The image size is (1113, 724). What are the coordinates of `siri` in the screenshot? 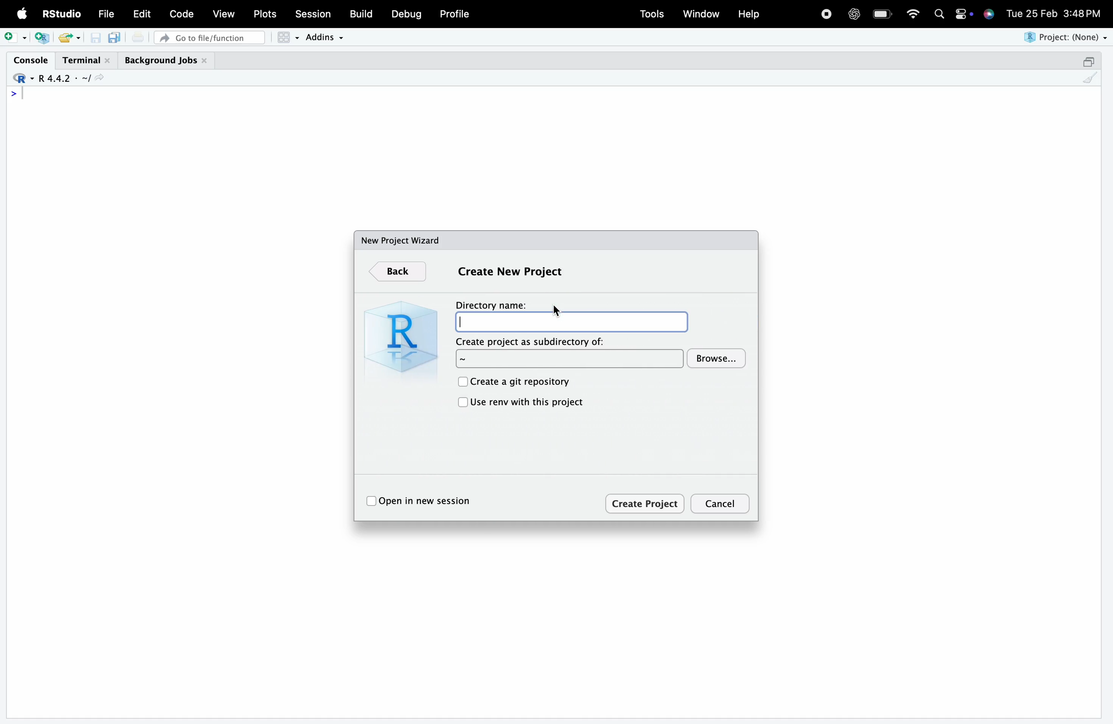 It's located at (989, 13).